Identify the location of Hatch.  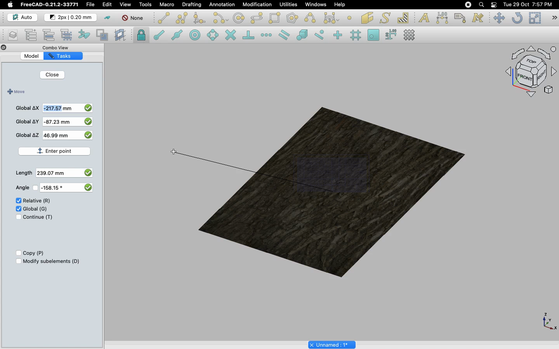
(403, 18).